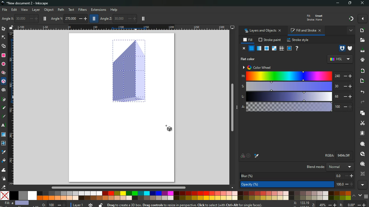 The height and width of the screenshot is (207, 369). I want to click on highlight, so click(4, 117).